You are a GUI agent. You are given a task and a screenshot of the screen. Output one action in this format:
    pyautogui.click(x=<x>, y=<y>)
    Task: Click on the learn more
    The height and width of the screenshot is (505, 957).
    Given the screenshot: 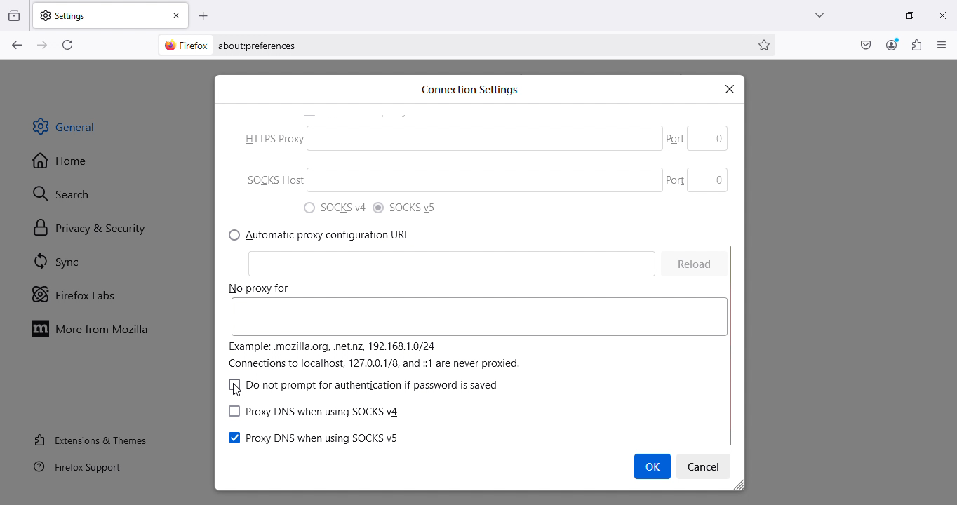 What is the action you would take?
    pyautogui.click(x=383, y=365)
    